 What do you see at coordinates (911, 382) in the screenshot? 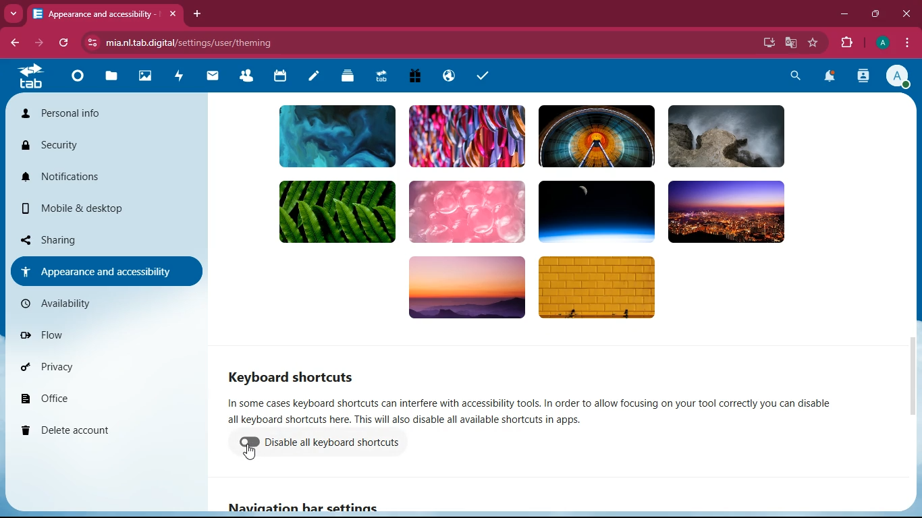
I see `scroll bar` at bounding box center [911, 382].